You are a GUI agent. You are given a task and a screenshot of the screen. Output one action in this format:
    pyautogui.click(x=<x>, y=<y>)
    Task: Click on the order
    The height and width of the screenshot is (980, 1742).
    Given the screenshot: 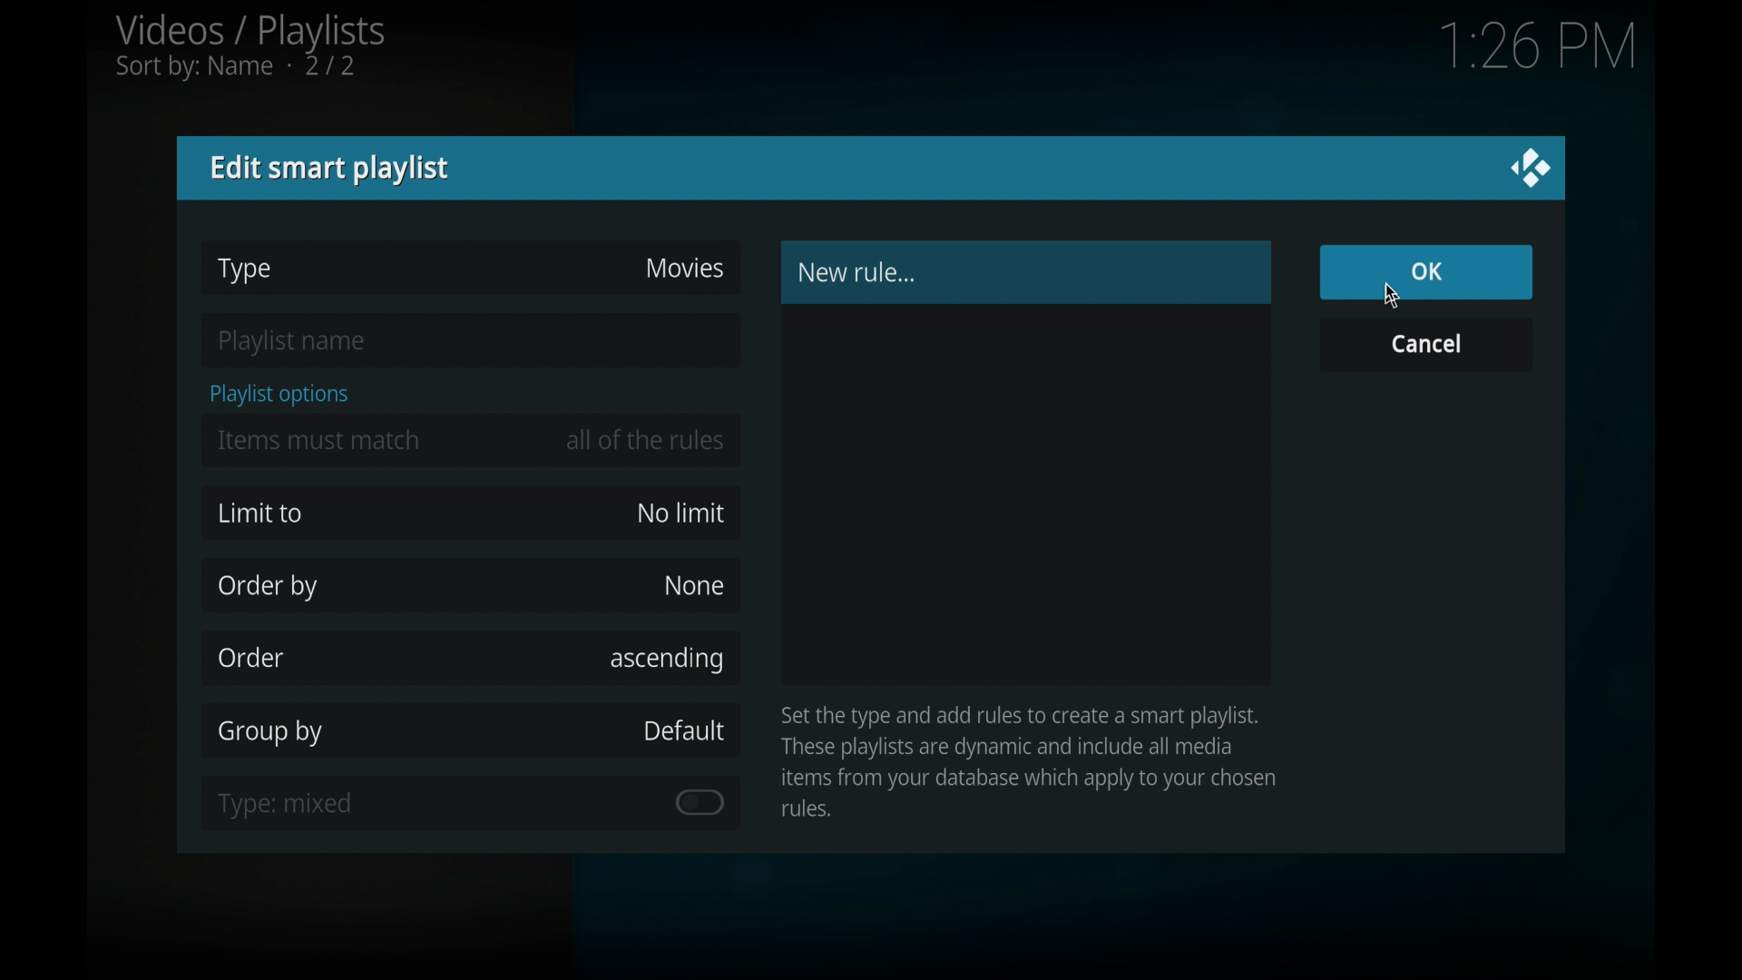 What is the action you would take?
    pyautogui.click(x=251, y=658)
    